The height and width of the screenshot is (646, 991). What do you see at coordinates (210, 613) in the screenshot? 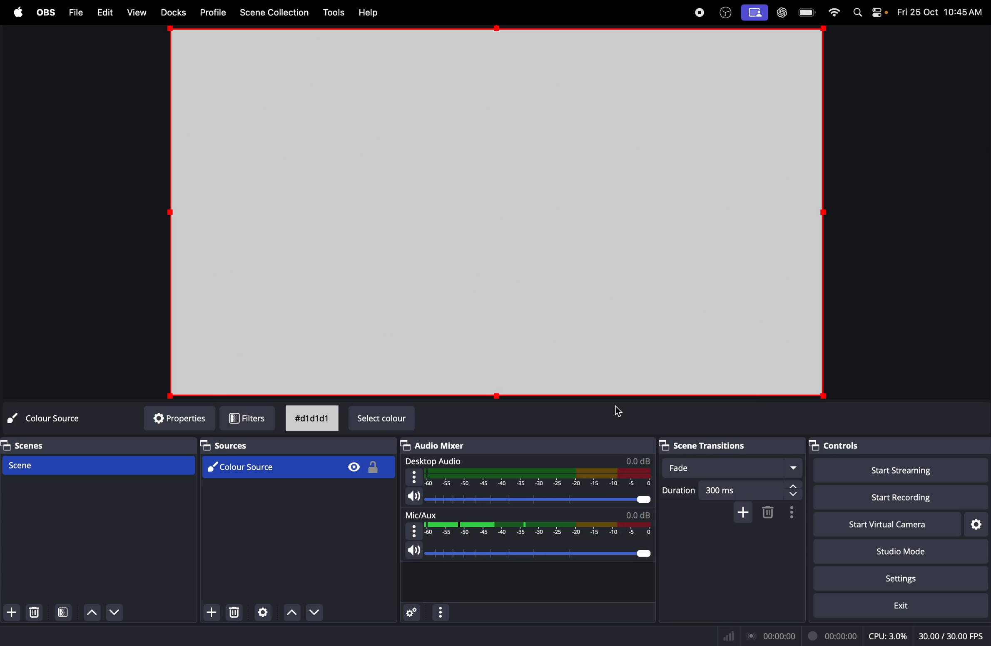
I see `add source` at bounding box center [210, 613].